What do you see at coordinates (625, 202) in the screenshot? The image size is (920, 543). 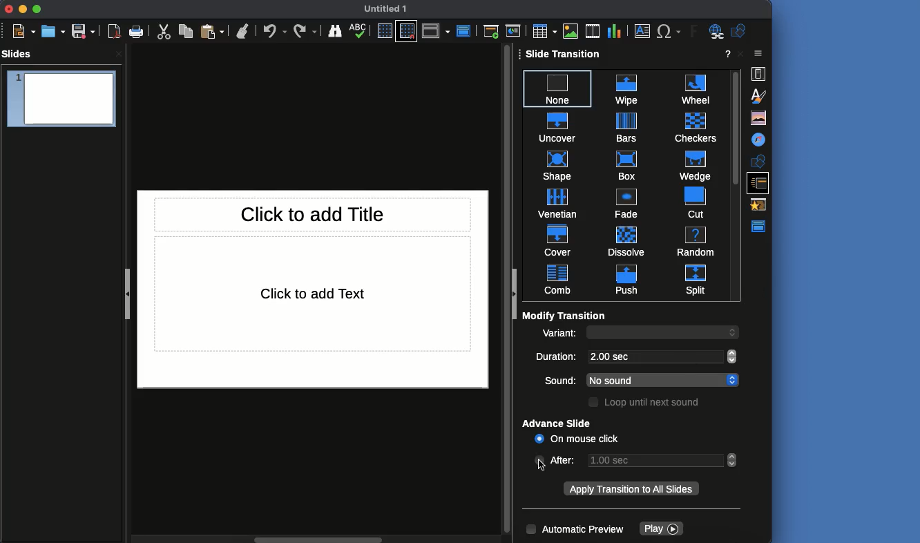 I see `fade` at bounding box center [625, 202].